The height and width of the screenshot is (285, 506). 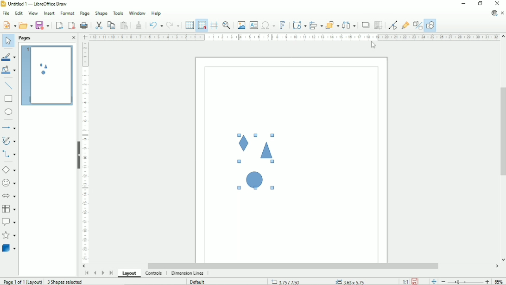 What do you see at coordinates (415, 281) in the screenshot?
I see `Save` at bounding box center [415, 281].